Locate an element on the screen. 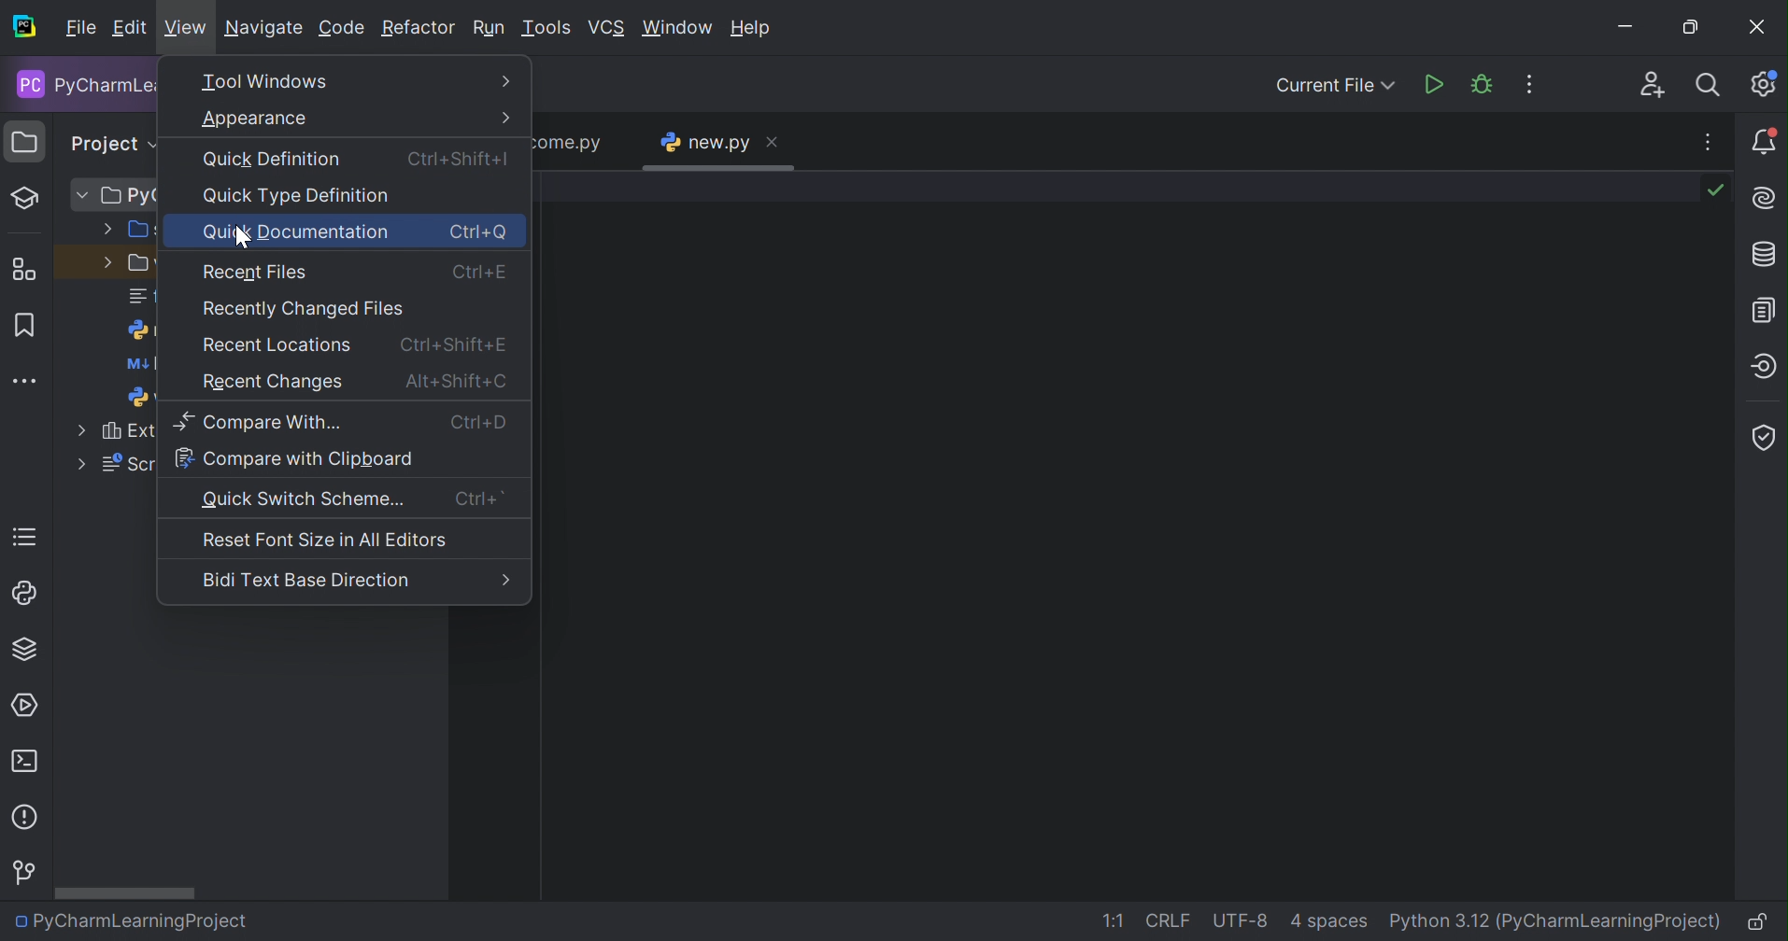 The image size is (1788, 941). VCS is located at coordinates (609, 28).